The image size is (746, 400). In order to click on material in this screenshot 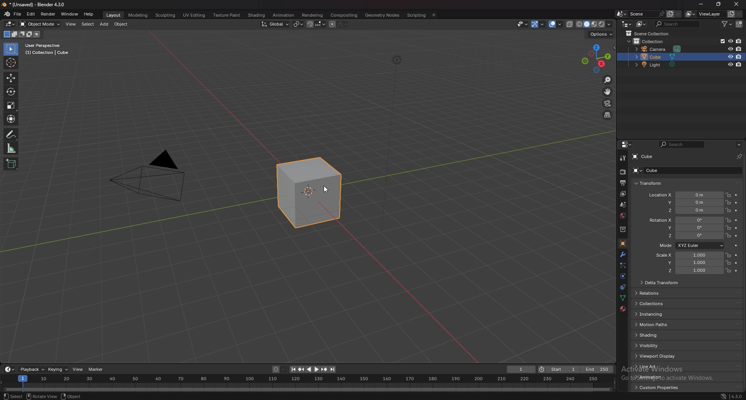, I will do `click(622, 308)`.